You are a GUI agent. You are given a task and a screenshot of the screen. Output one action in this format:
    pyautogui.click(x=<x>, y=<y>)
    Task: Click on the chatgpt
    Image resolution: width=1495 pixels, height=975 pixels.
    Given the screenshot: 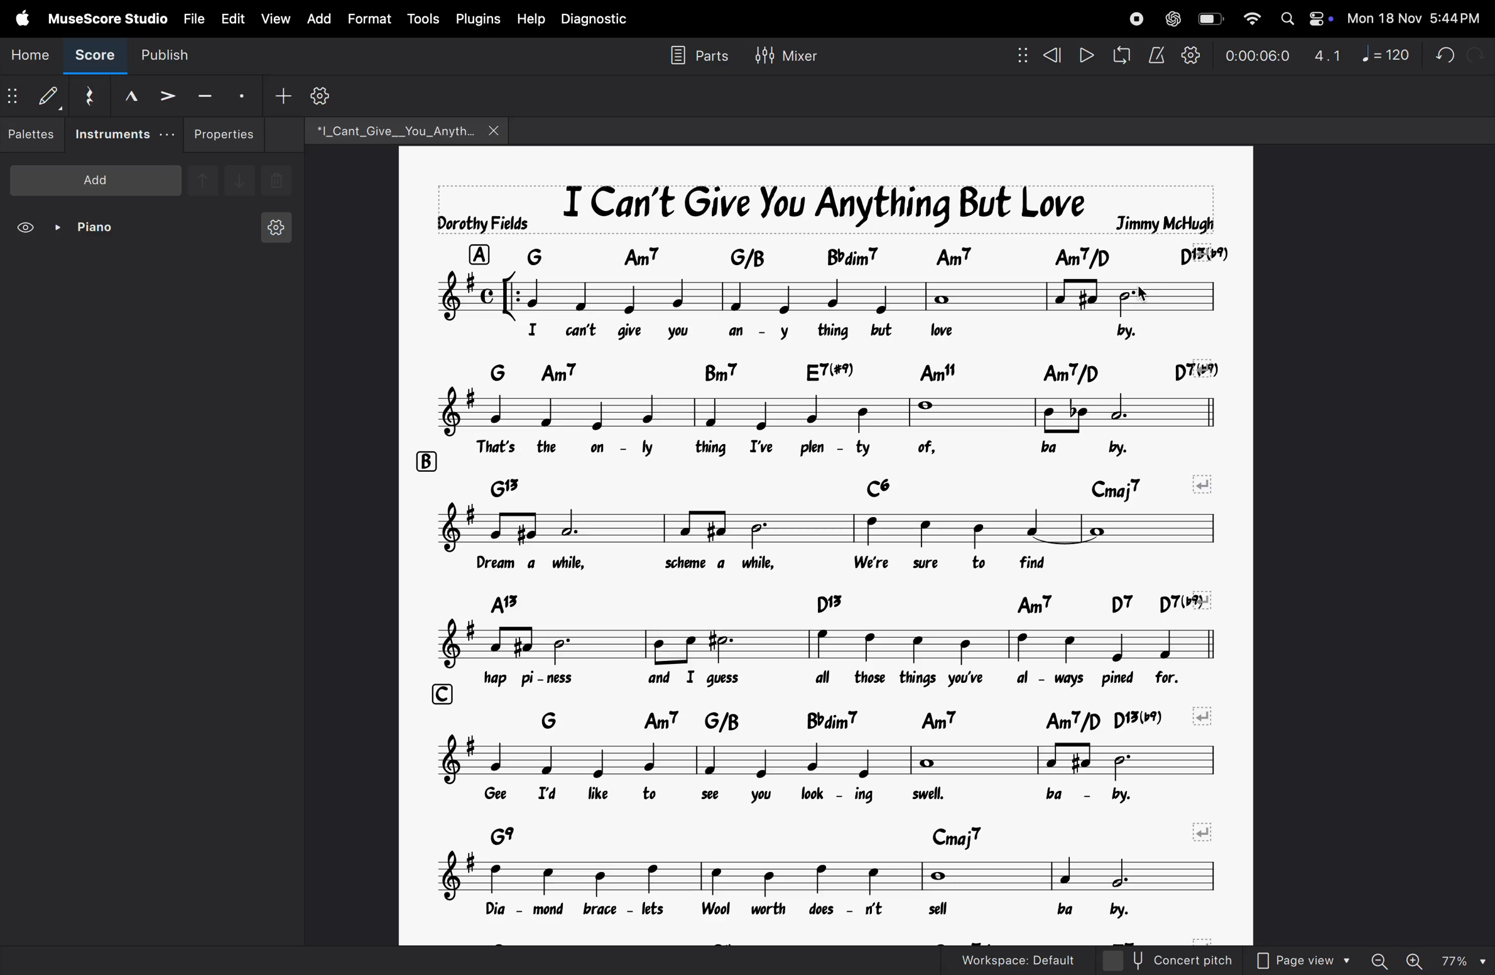 What is the action you would take?
    pyautogui.click(x=1171, y=18)
    